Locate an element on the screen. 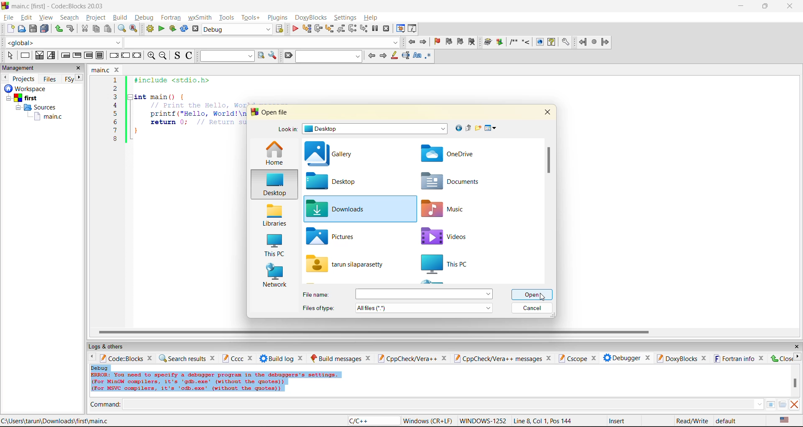  insert is located at coordinates (619, 421).